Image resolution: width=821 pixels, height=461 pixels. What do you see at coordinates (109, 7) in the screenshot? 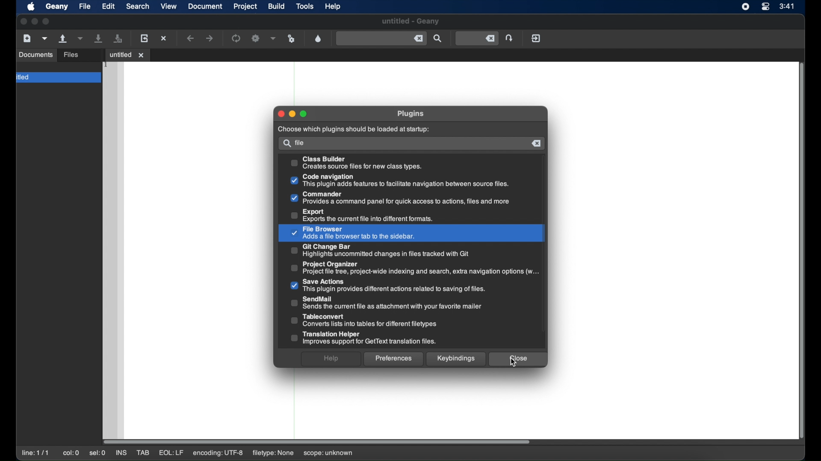
I see `edit` at bounding box center [109, 7].